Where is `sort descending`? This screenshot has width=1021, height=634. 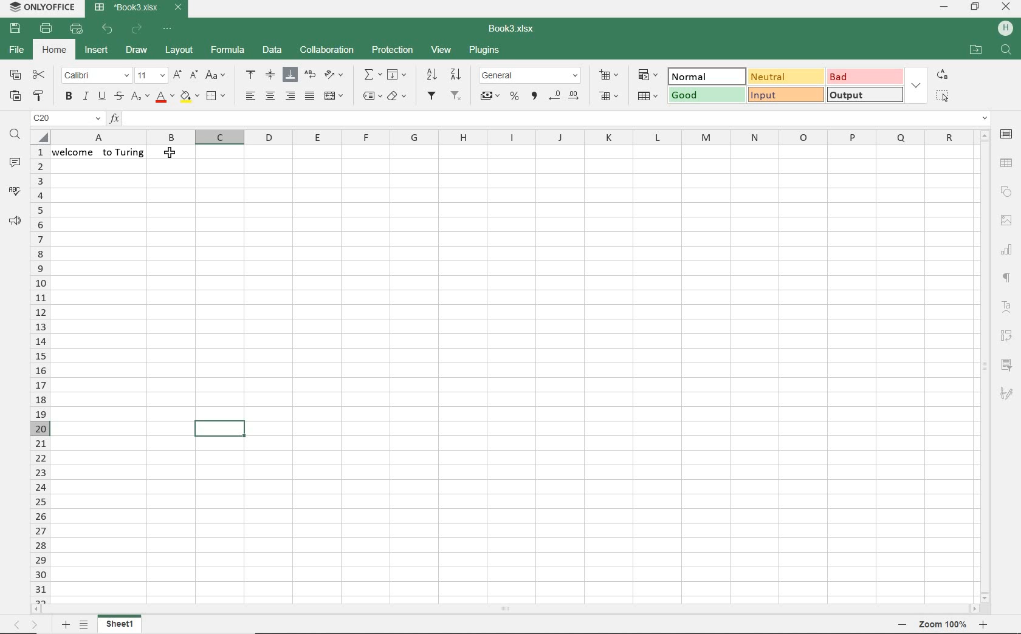
sort descending is located at coordinates (456, 74).